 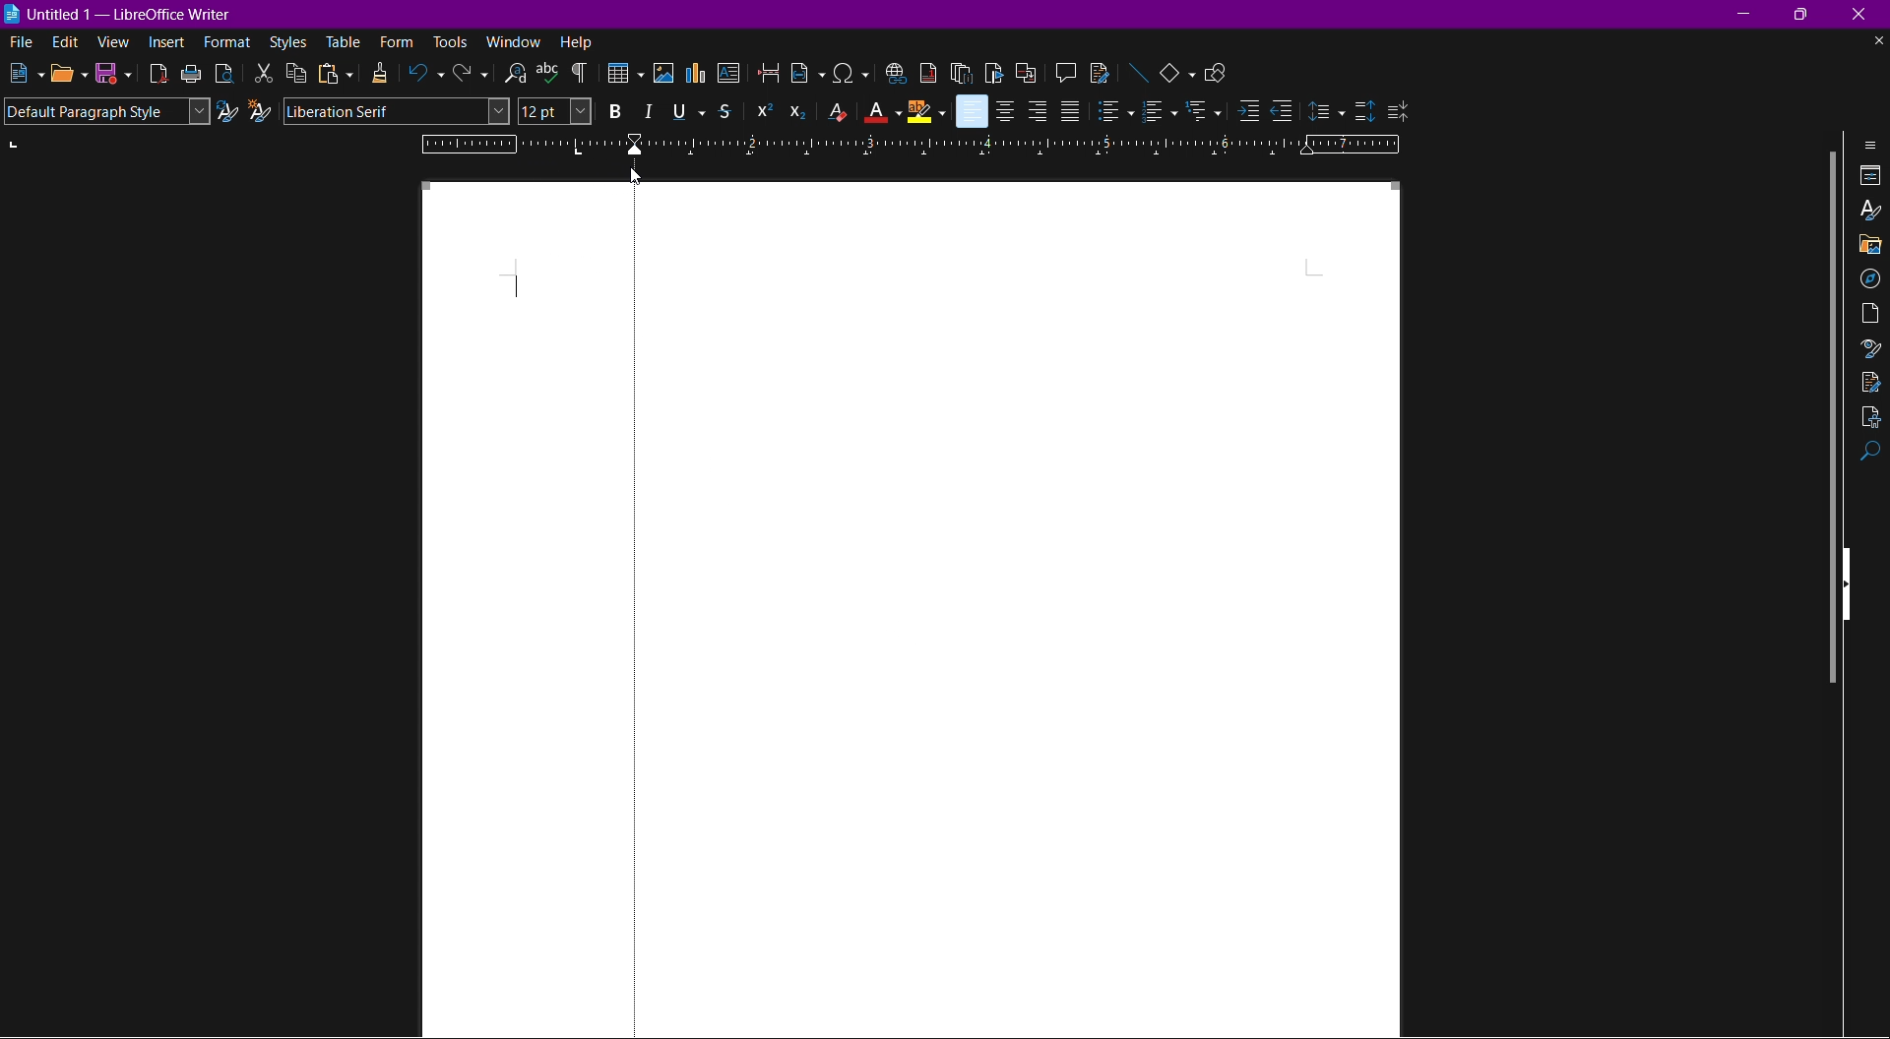 I want to click on Gallery, so click(x=1870, y=244).